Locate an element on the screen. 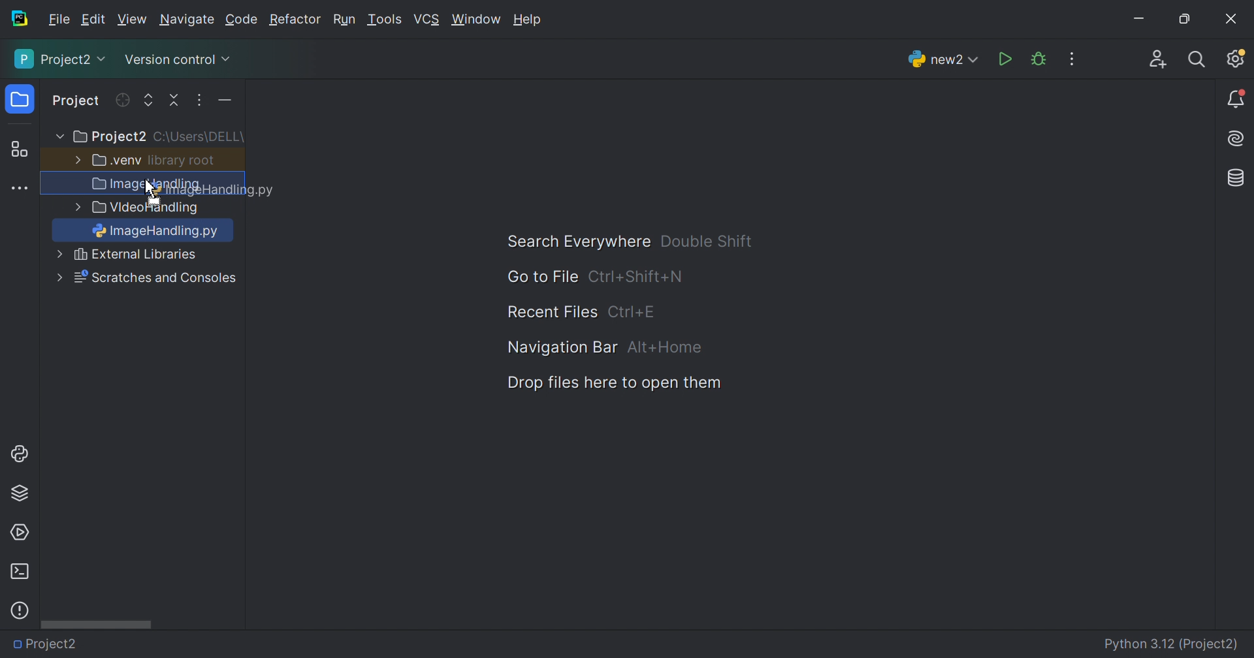 Image resolution: width=1254 pixels, height=658 pixels. Problems is located at coordinates (20, 610).